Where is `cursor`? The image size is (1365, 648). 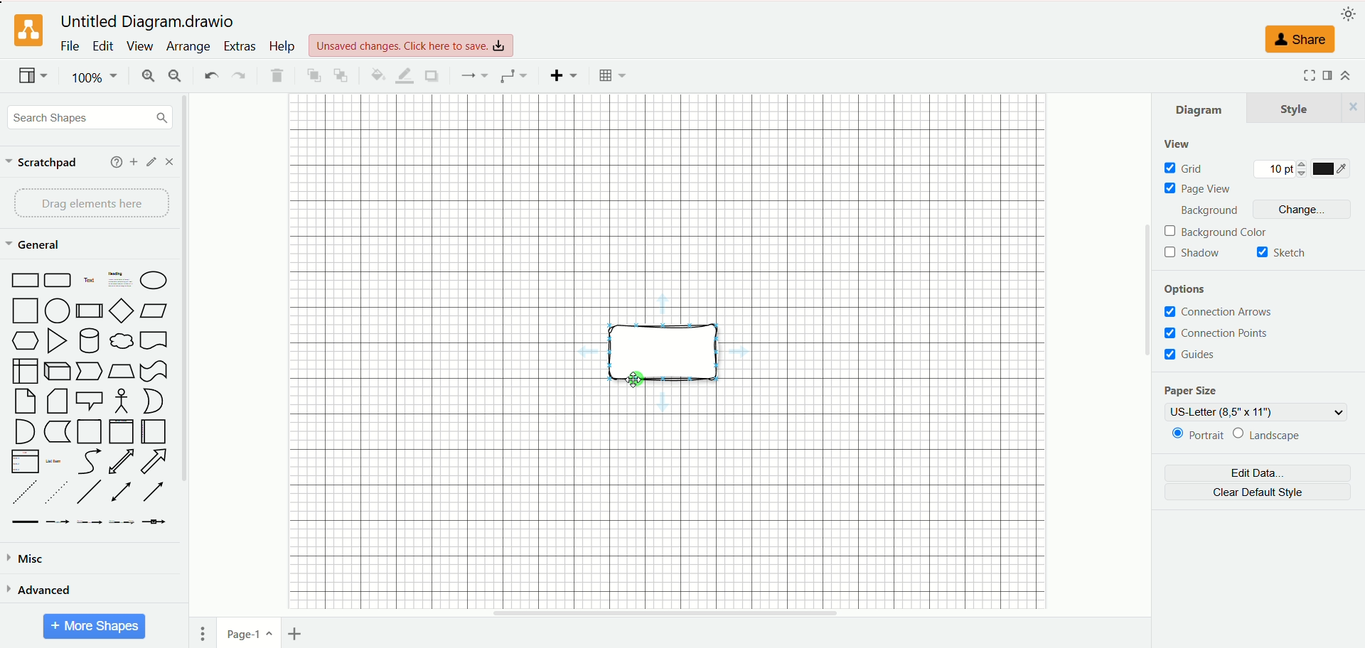
cursor is located at coordinates (638, 379).